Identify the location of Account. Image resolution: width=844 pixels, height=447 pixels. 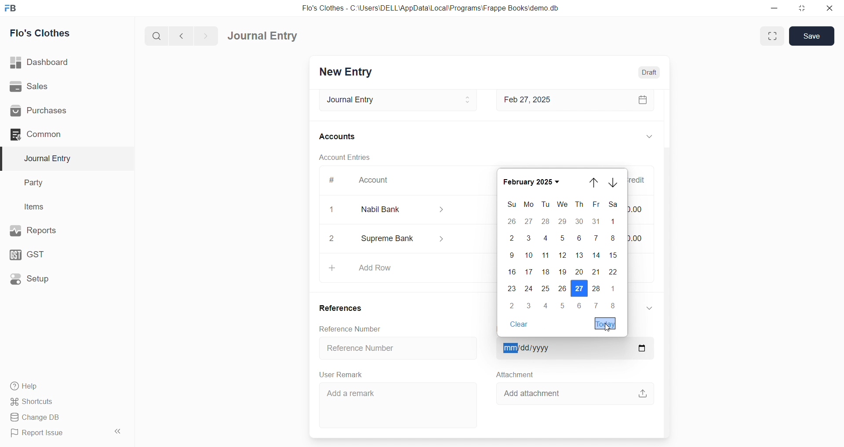
(376, 182).